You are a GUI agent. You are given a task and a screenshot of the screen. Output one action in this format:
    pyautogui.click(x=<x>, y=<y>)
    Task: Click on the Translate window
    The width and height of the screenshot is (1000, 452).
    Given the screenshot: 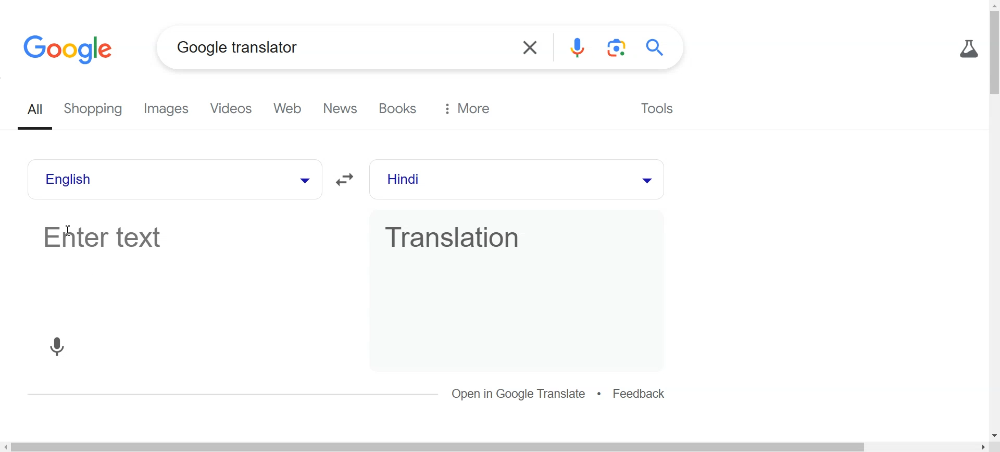 What is the action you would take?
    pyautogui.click(x=515, y=265)
    